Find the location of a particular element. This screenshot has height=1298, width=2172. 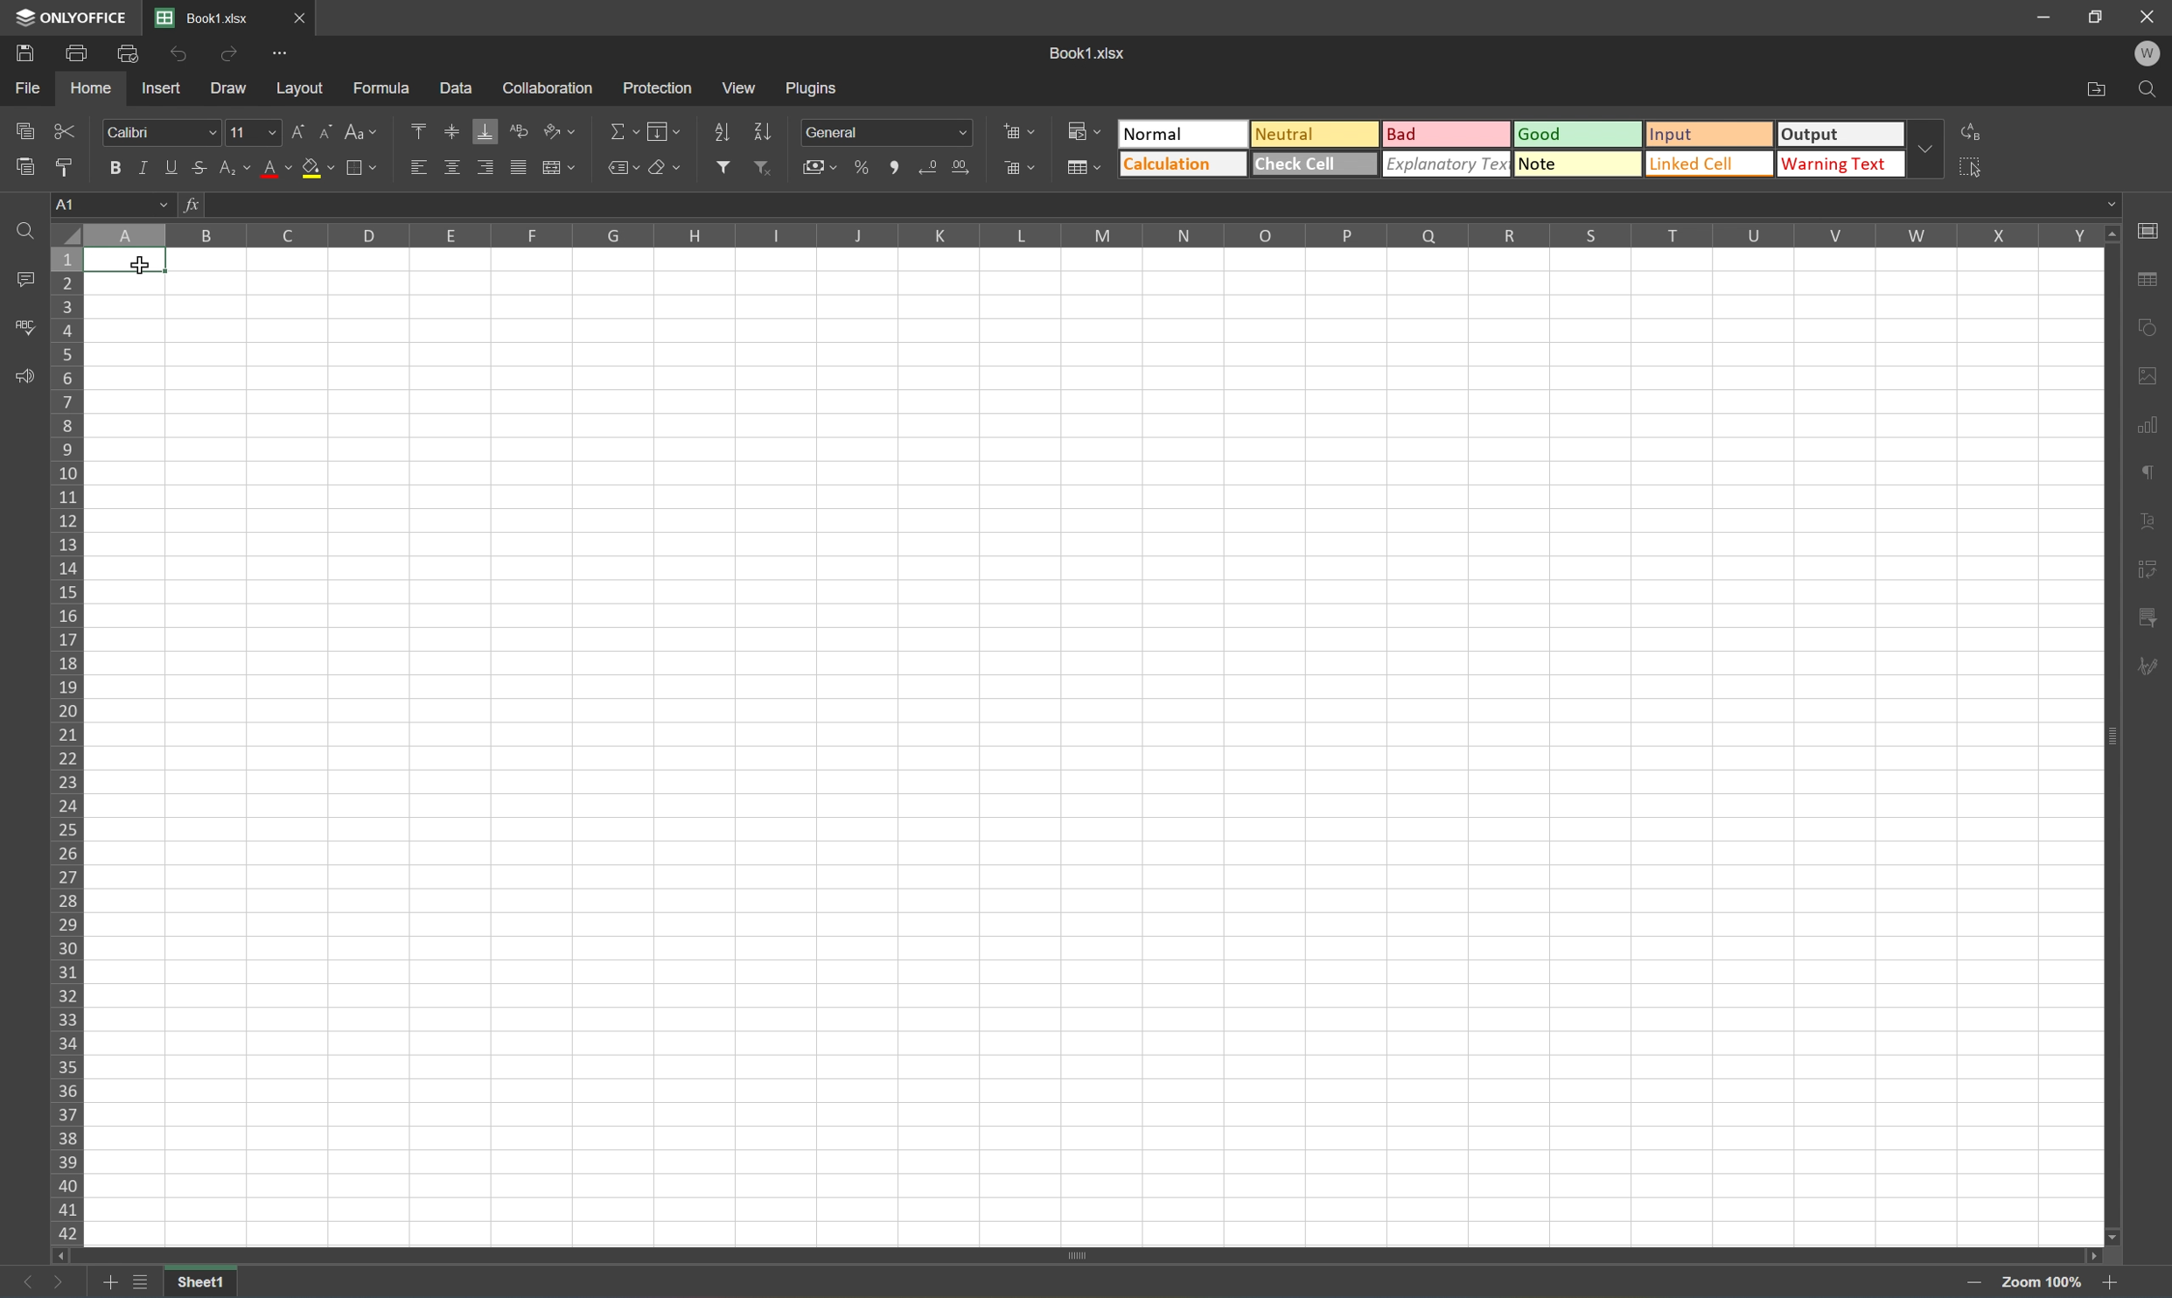

Align middle is located at coordinates (453, 170).